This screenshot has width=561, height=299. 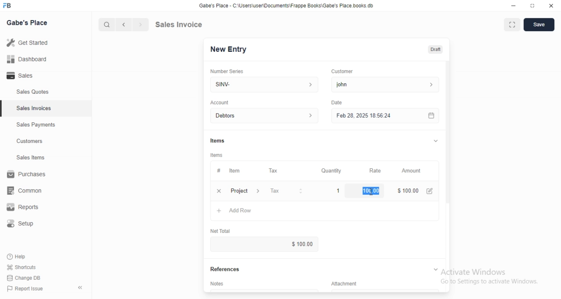 I want to click on 1, so click(x=339, y=190).